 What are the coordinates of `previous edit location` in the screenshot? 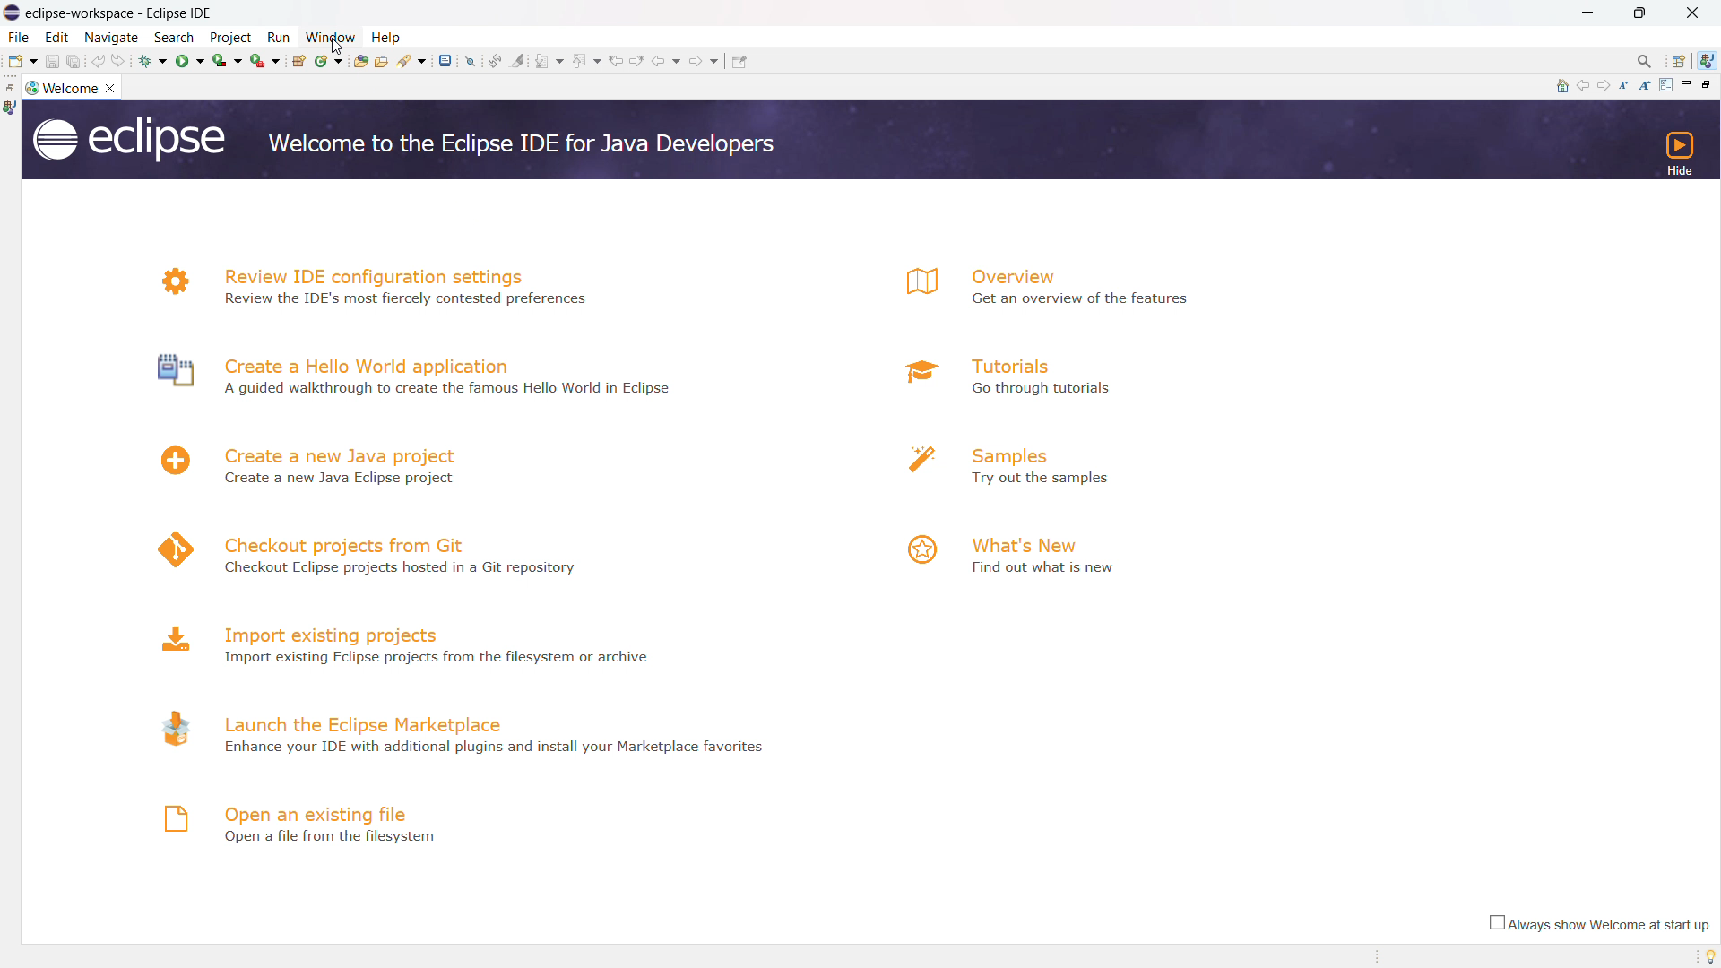 It's located at (616, 61).